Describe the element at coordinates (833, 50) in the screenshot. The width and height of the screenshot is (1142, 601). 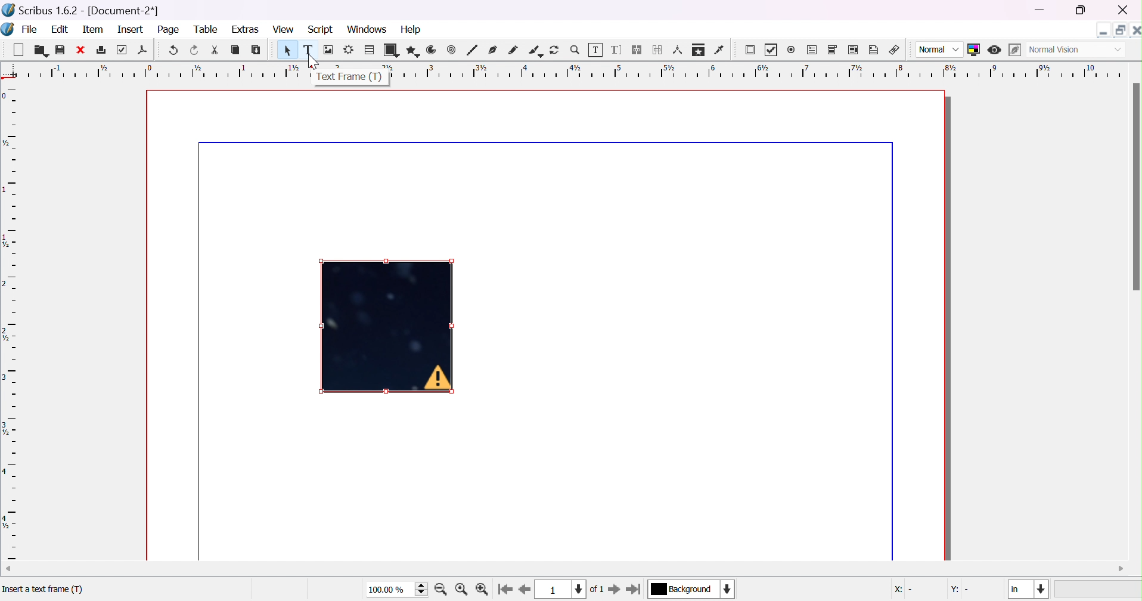
I see `PDF combo box` at that location.